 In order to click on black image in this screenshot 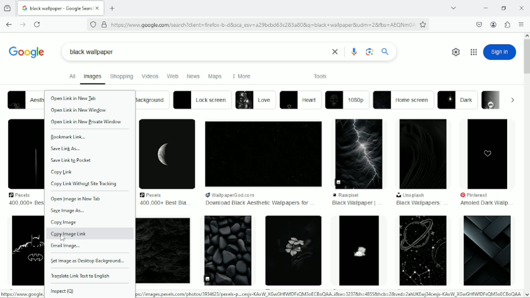, I will do `click(424, 154)`.